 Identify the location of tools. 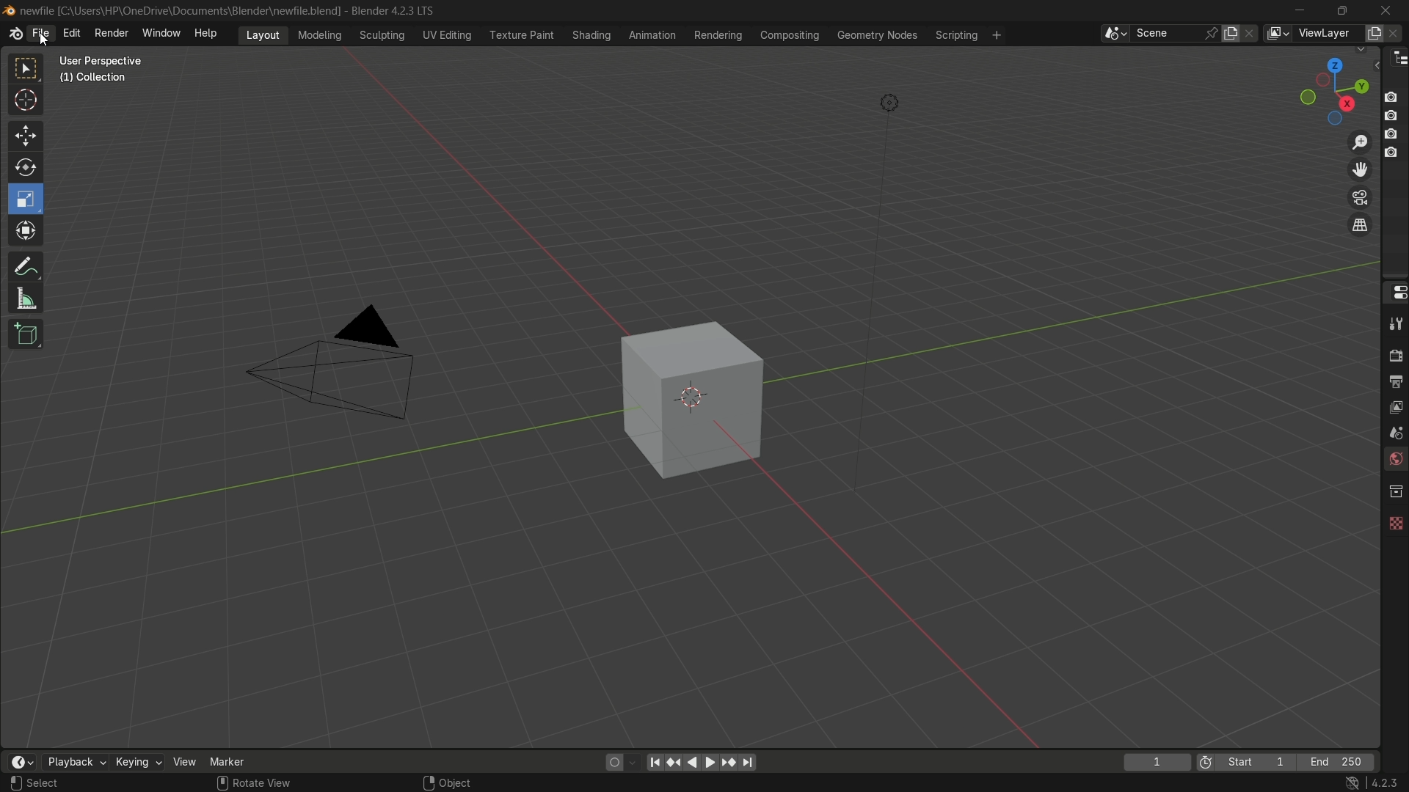
(1394, 323).